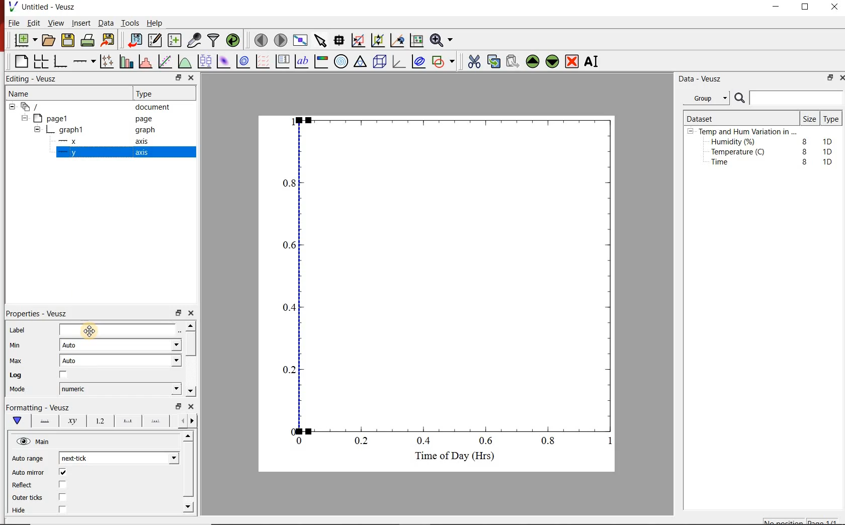 The height and width of the screenshot is (525, 845). Describe the element at coordinates (827, 161) in the screenshot. I see `1D` at that location.